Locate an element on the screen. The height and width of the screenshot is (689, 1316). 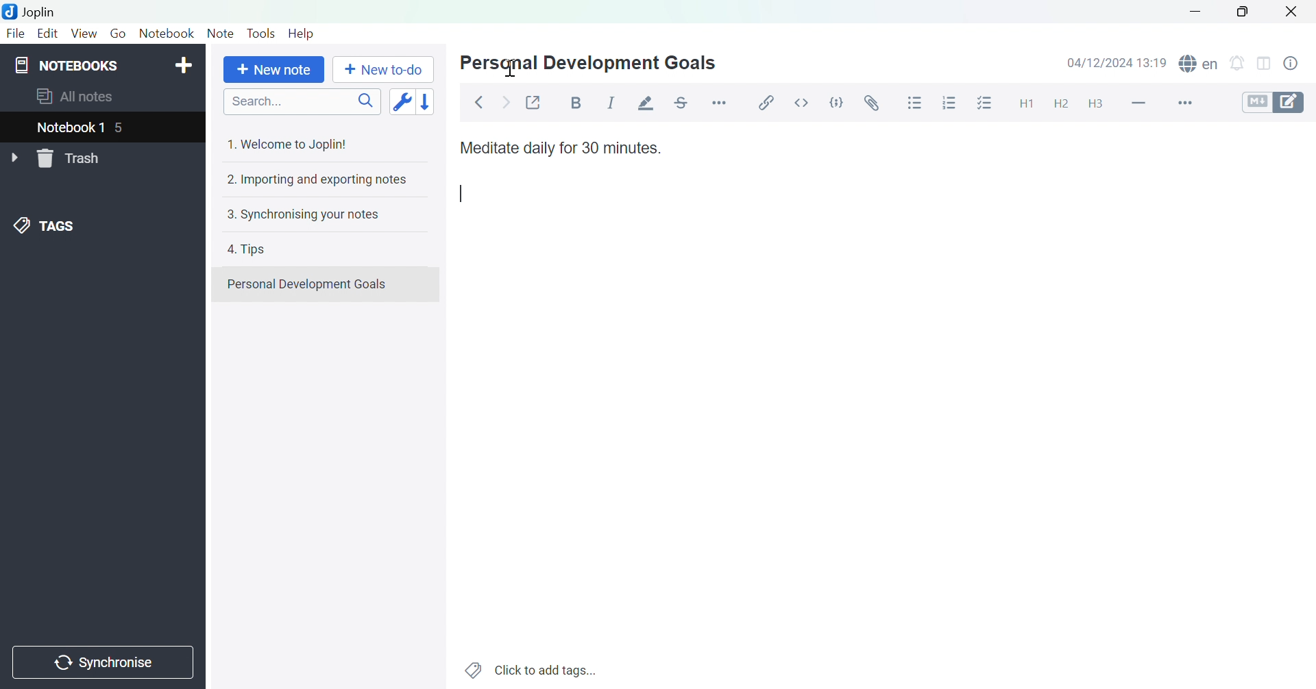
Heading 3 is located at coordinates (1095, 104).